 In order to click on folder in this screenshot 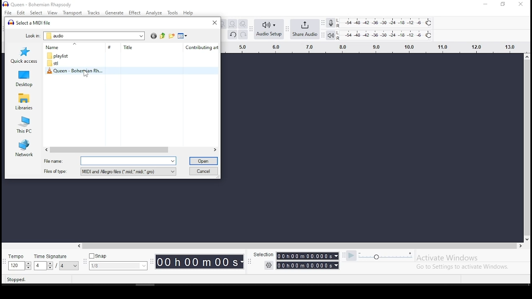, I will do `click(76, 64)`.